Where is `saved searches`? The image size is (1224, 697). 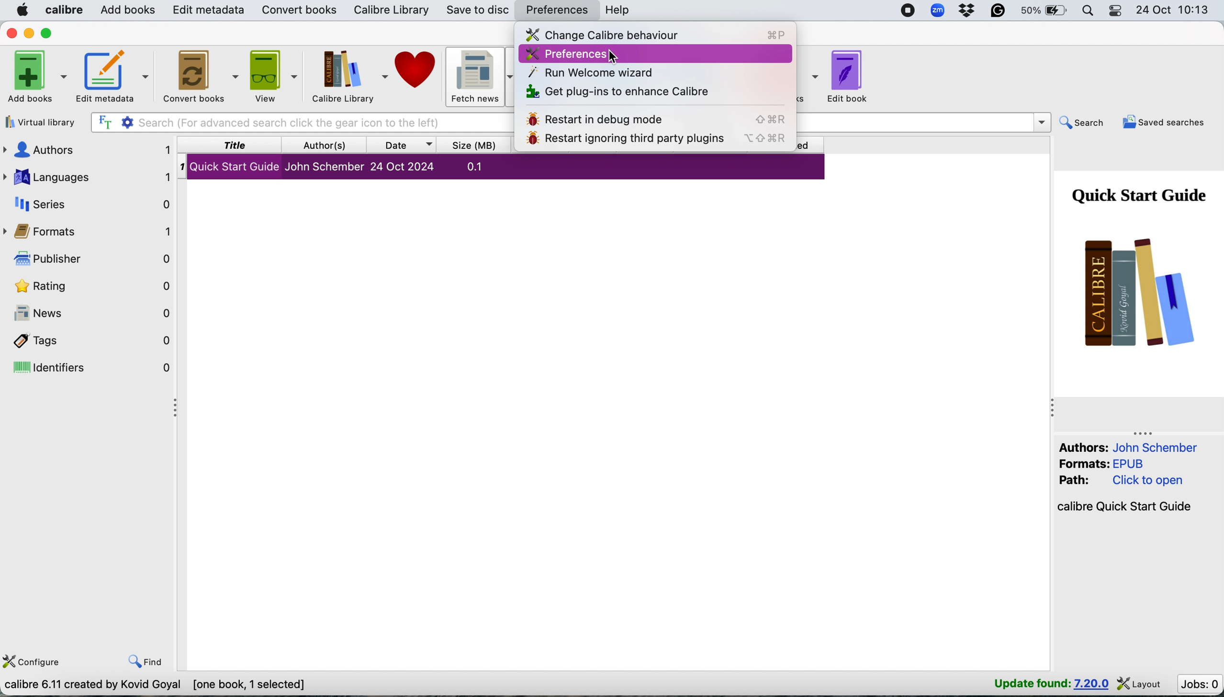
saved searches is located at coordinates (1167, 121).